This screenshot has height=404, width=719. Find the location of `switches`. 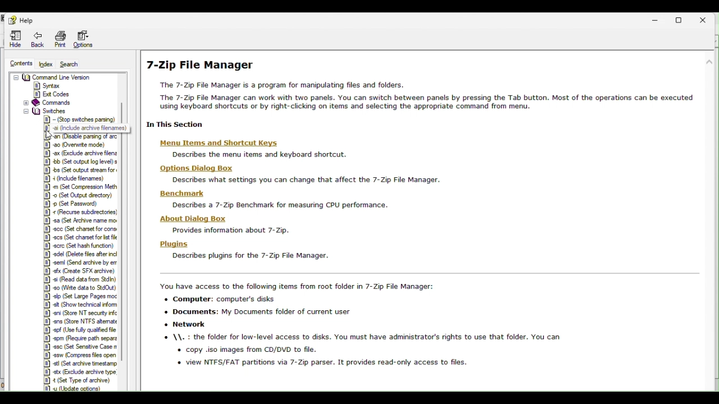

switches is located at coordinates (48, 112).